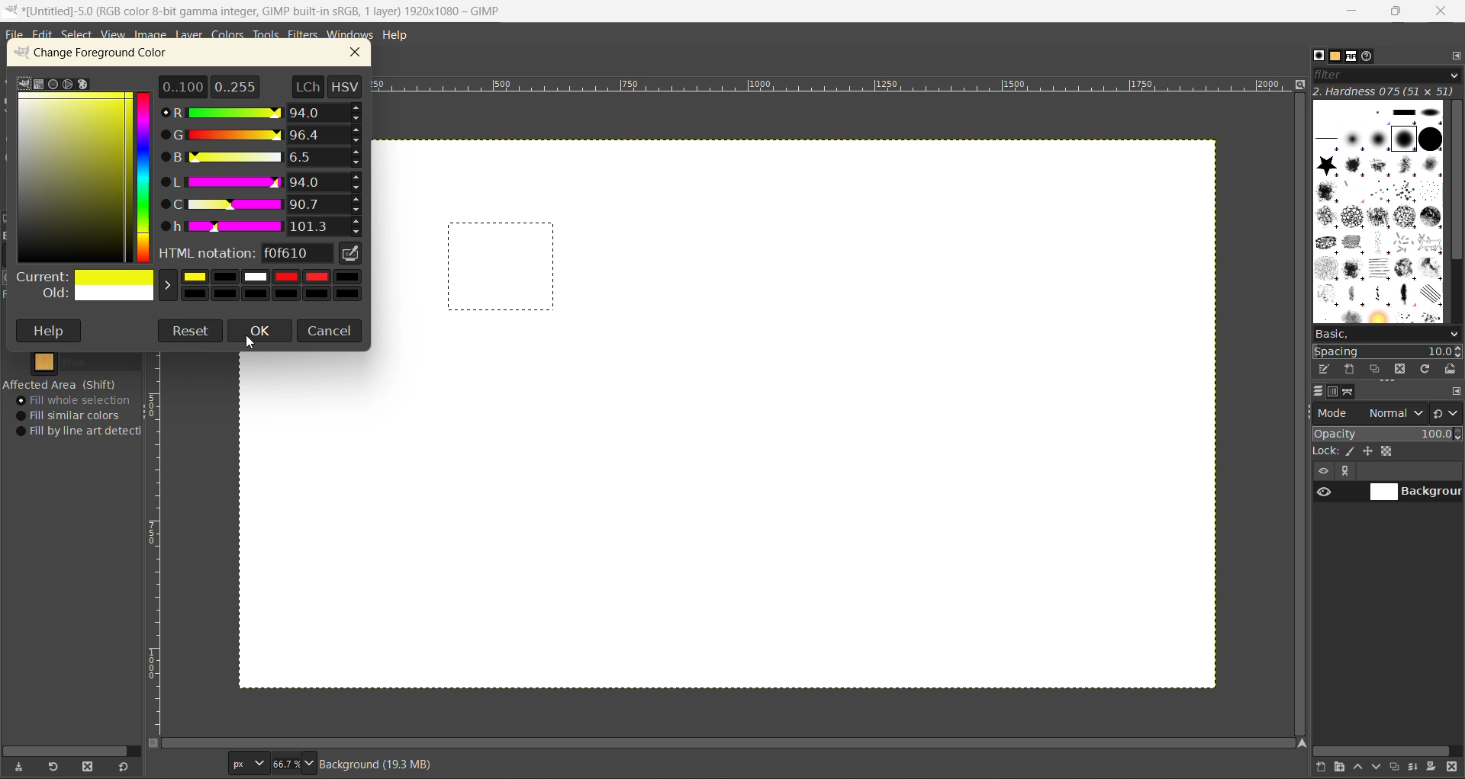 The height and width of the screenshot is (779, 1465). What do you see at coordinates (1342, 768) in the screenshot?
I see `create a new layer group` at bounding box center [1342, 768].